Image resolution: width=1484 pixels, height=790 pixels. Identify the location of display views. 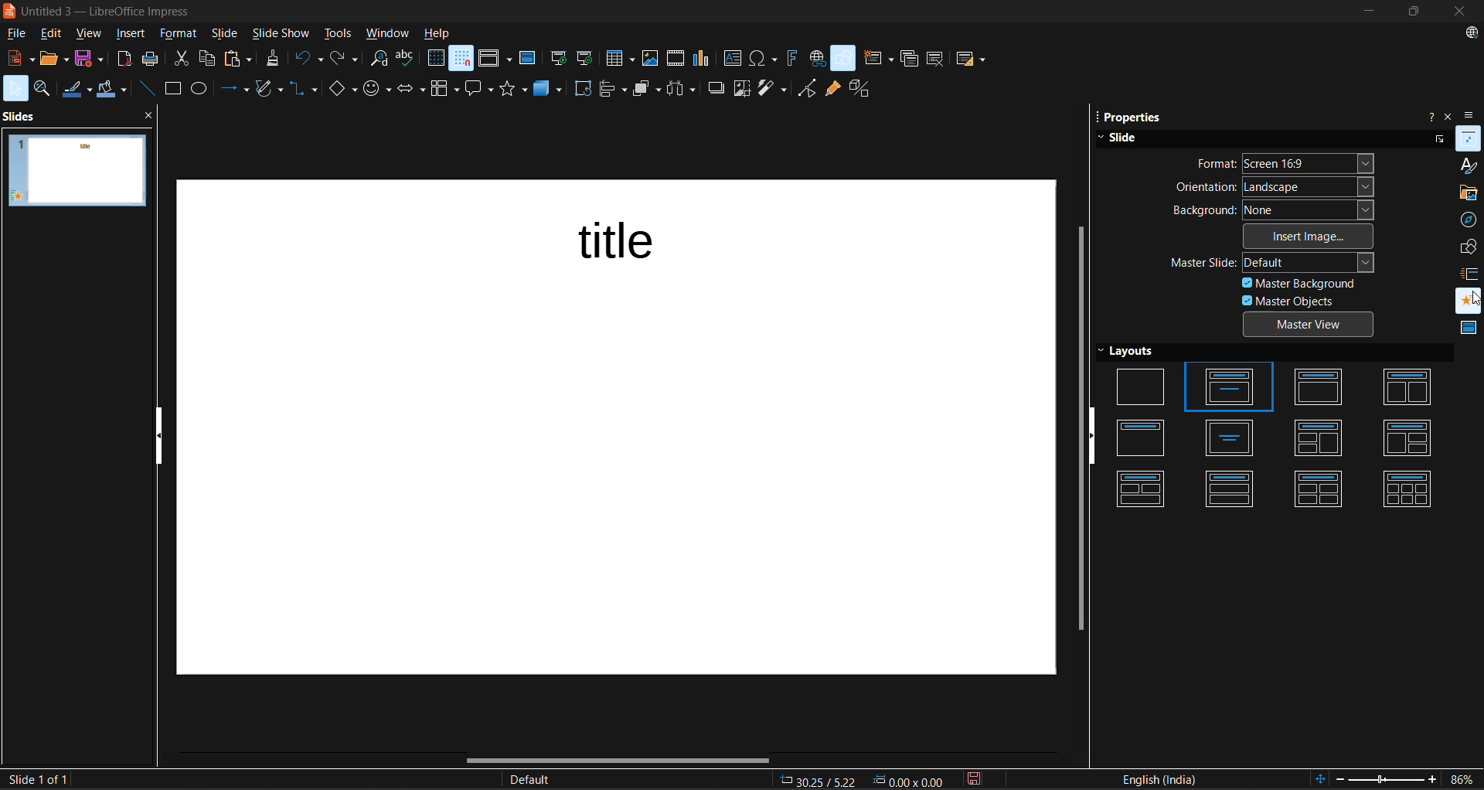
(495, 58).